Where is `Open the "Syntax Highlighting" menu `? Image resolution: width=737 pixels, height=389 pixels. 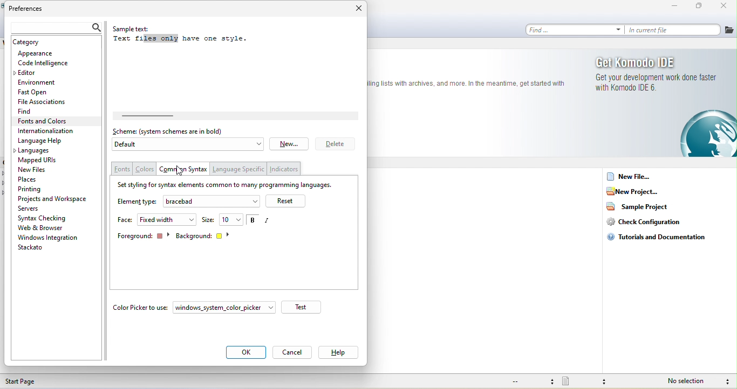 Open the "Syntax Highlighting" menu  is located at coordinates (185, 168).